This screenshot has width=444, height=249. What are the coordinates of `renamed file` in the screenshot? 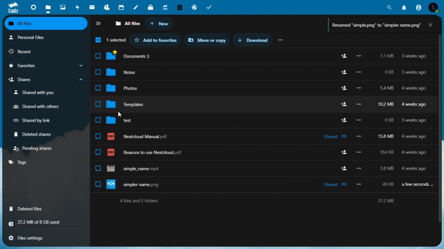 It's located at (263, 184).